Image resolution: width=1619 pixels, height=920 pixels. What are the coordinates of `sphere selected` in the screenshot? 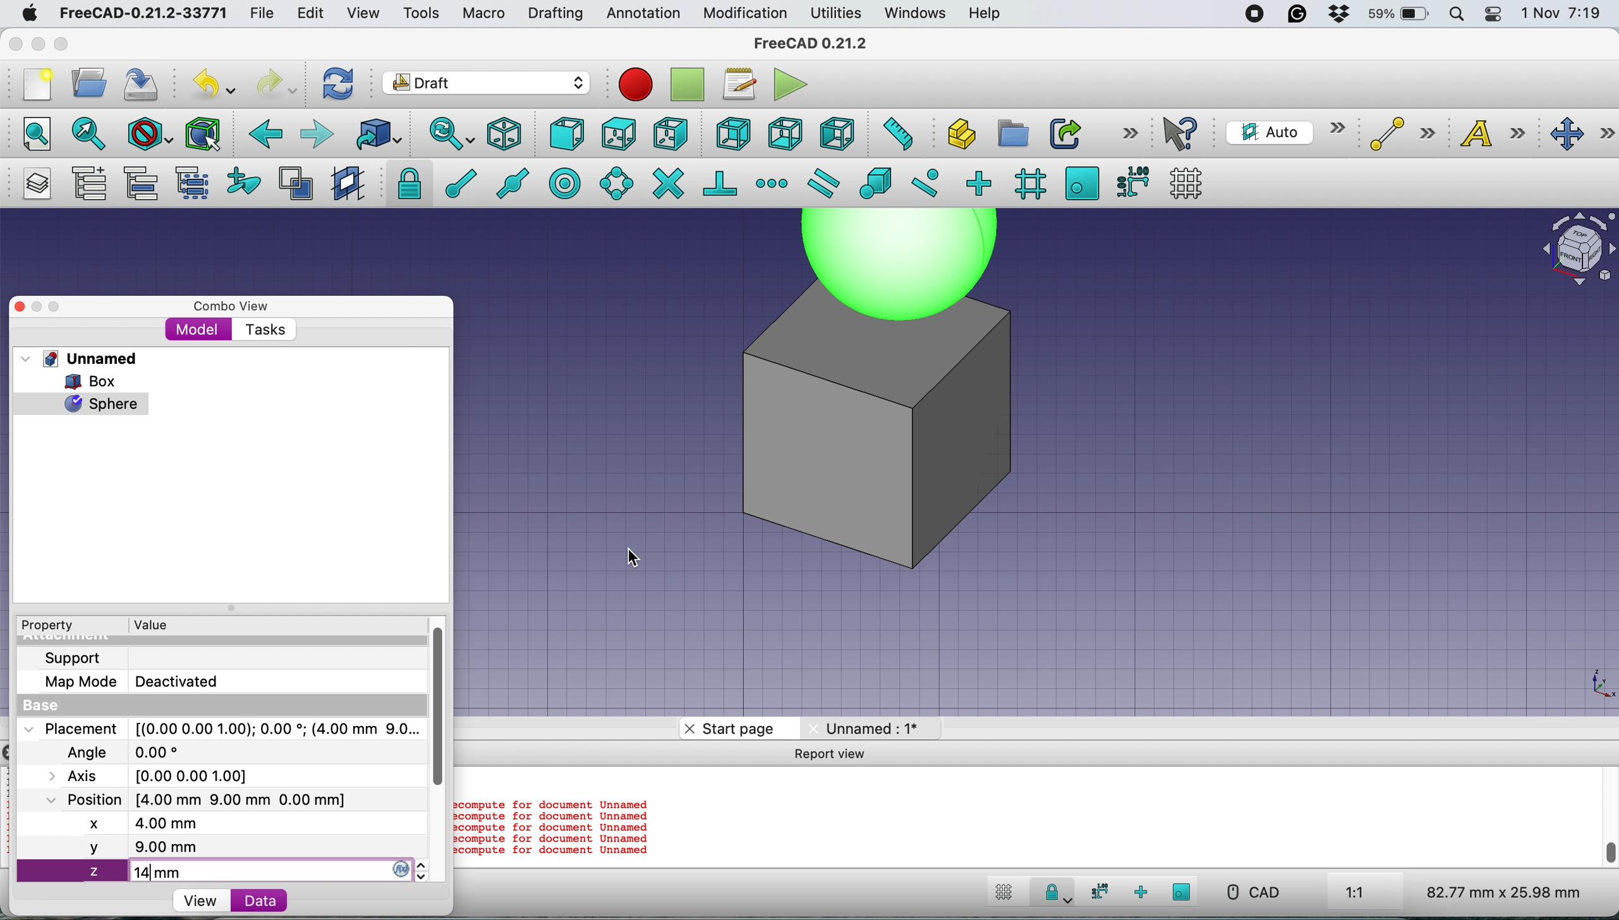 It's located at (82, 401).